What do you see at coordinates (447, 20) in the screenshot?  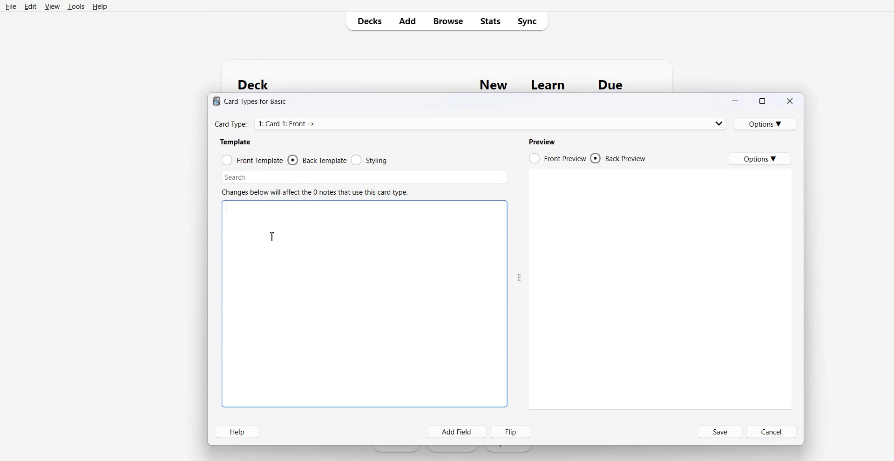 I see `Browse` at bounding box center [447, 20].